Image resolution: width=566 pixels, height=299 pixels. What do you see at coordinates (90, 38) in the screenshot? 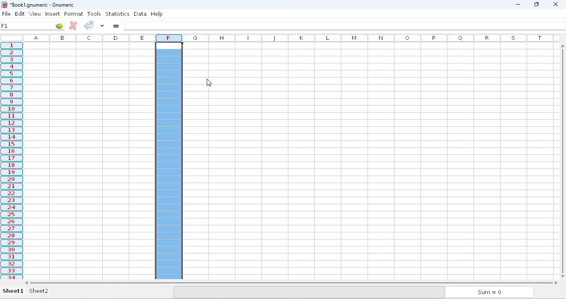
I see `columns` at bounding box center [90, 38].